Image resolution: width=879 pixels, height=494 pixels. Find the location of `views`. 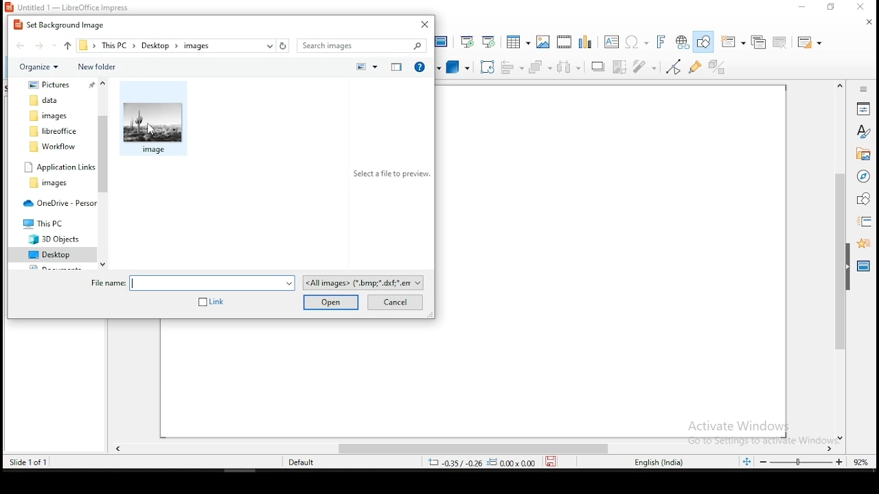

views is located at coordinates (369, 67).